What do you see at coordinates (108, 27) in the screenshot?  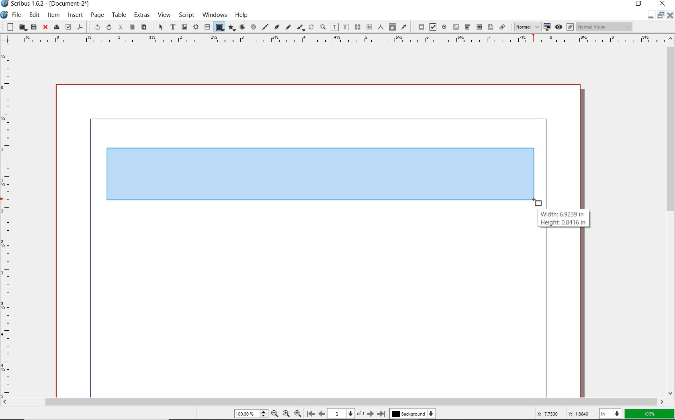 I see `redo` at bounding box center [108, 27].